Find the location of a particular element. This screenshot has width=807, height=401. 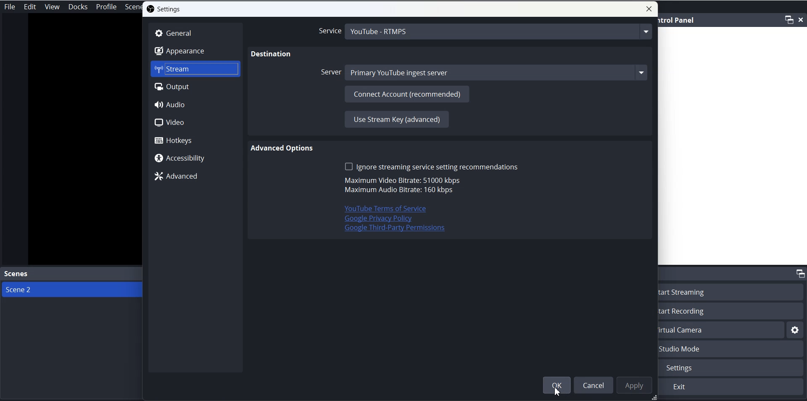

Maximum Video Bitrate: 51000 kbps Maximum Audio Bitrate: 160 kbps is located at coordinates (401, 186).